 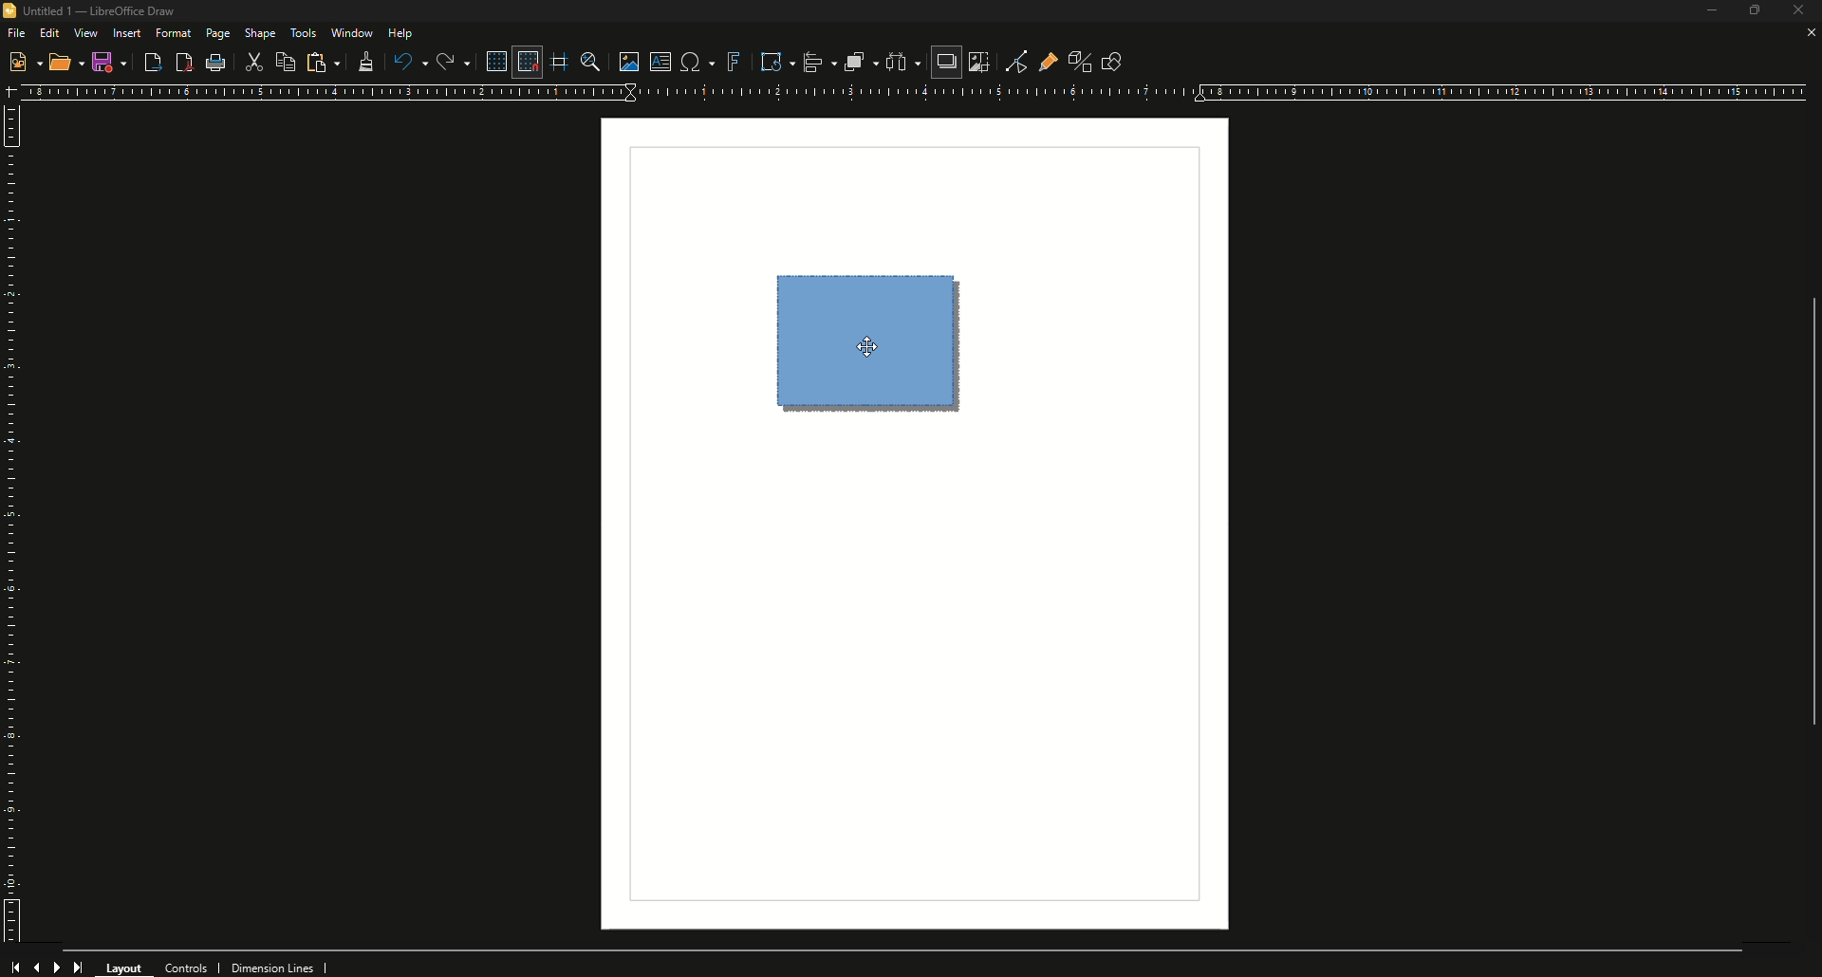 What do you see at coordinates (658, 62) in the screenshot?
I see `Insert Text Box` at bounding box center [658, 62].